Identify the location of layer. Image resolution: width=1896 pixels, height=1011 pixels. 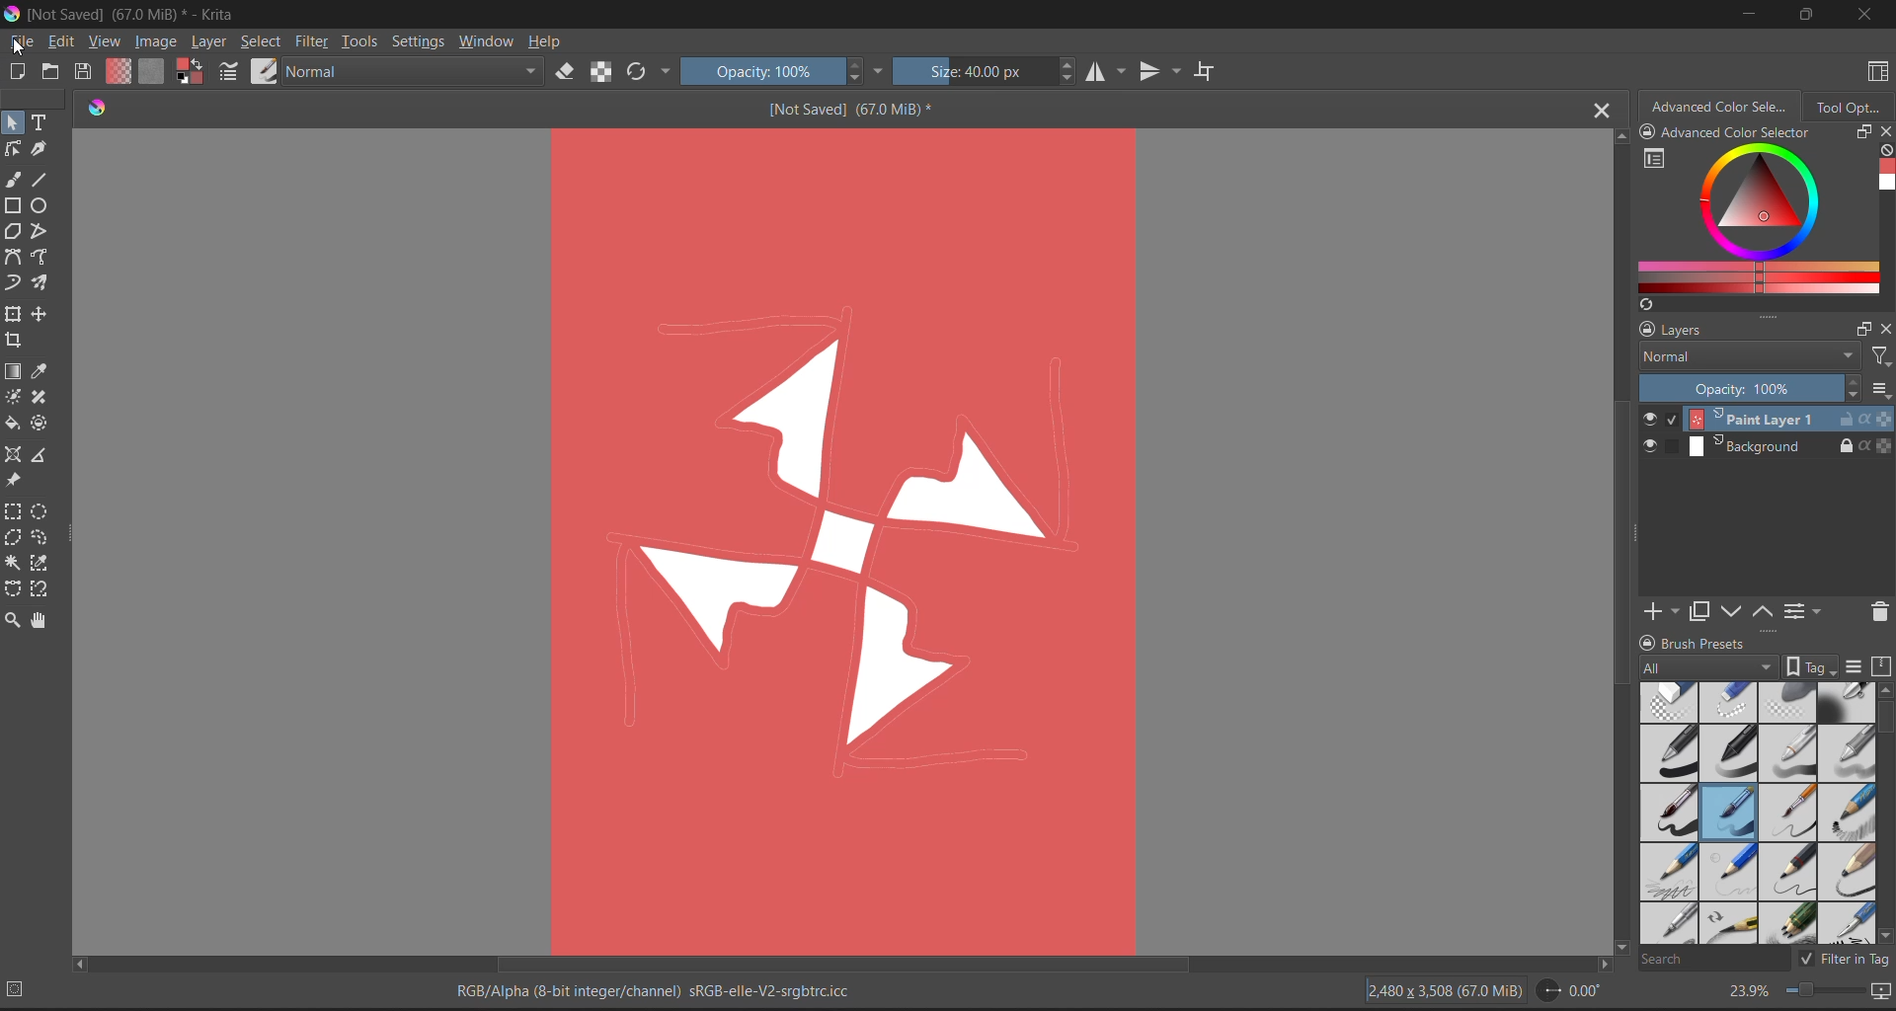
(1765, 445).